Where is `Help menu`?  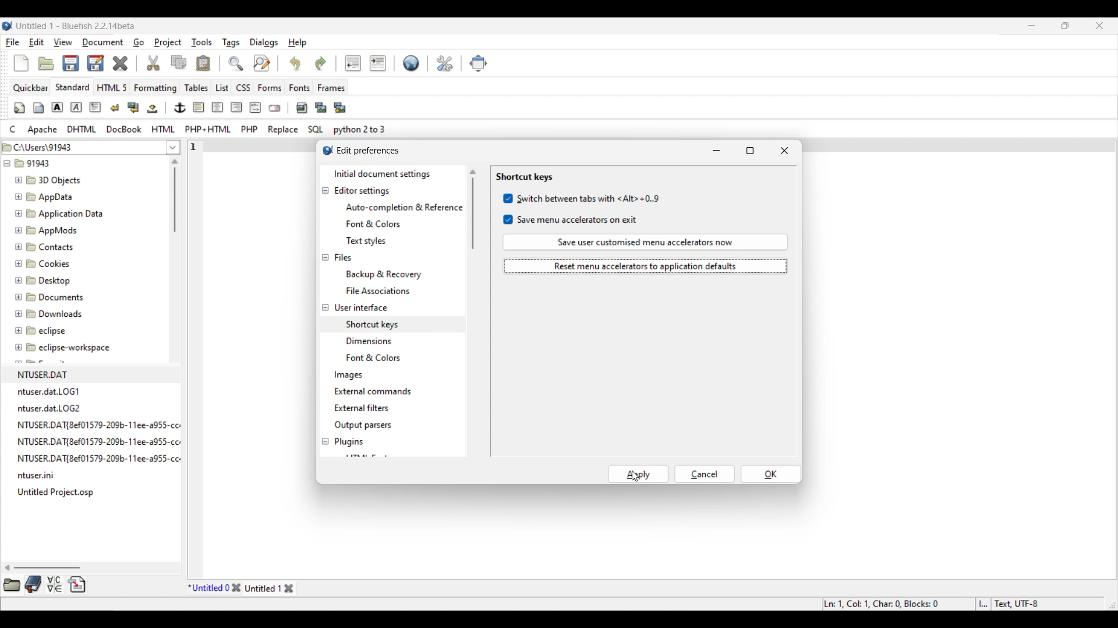 Help menu is located at coordinates (298, 43).